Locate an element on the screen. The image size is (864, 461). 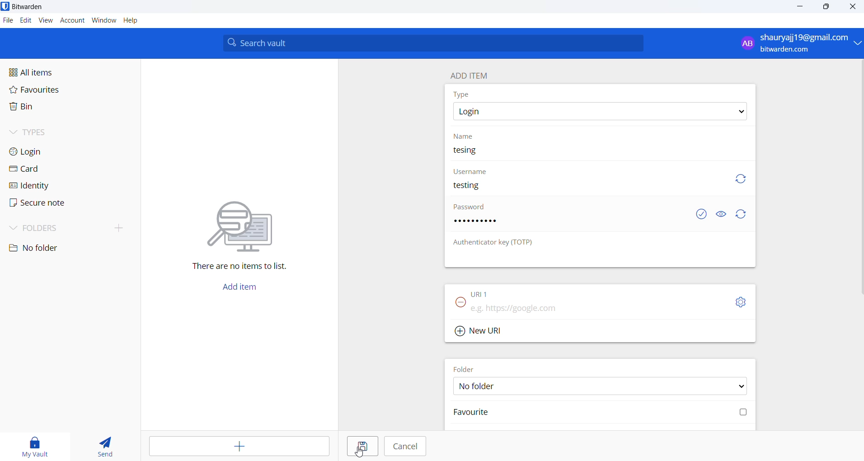
add folder button is located at coordinates (120, 227).